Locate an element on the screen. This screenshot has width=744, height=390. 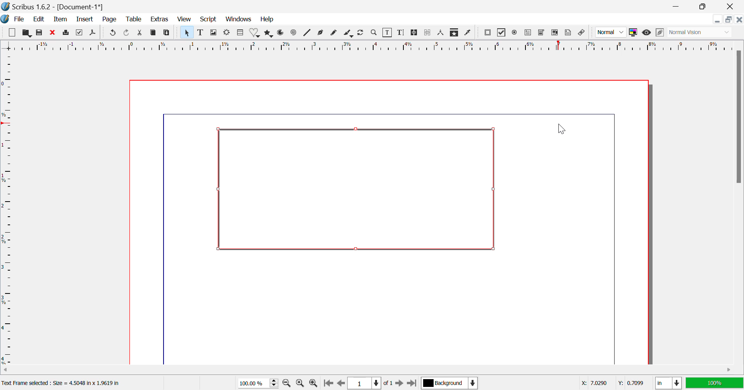
Close is located at coordinates (739, 20).